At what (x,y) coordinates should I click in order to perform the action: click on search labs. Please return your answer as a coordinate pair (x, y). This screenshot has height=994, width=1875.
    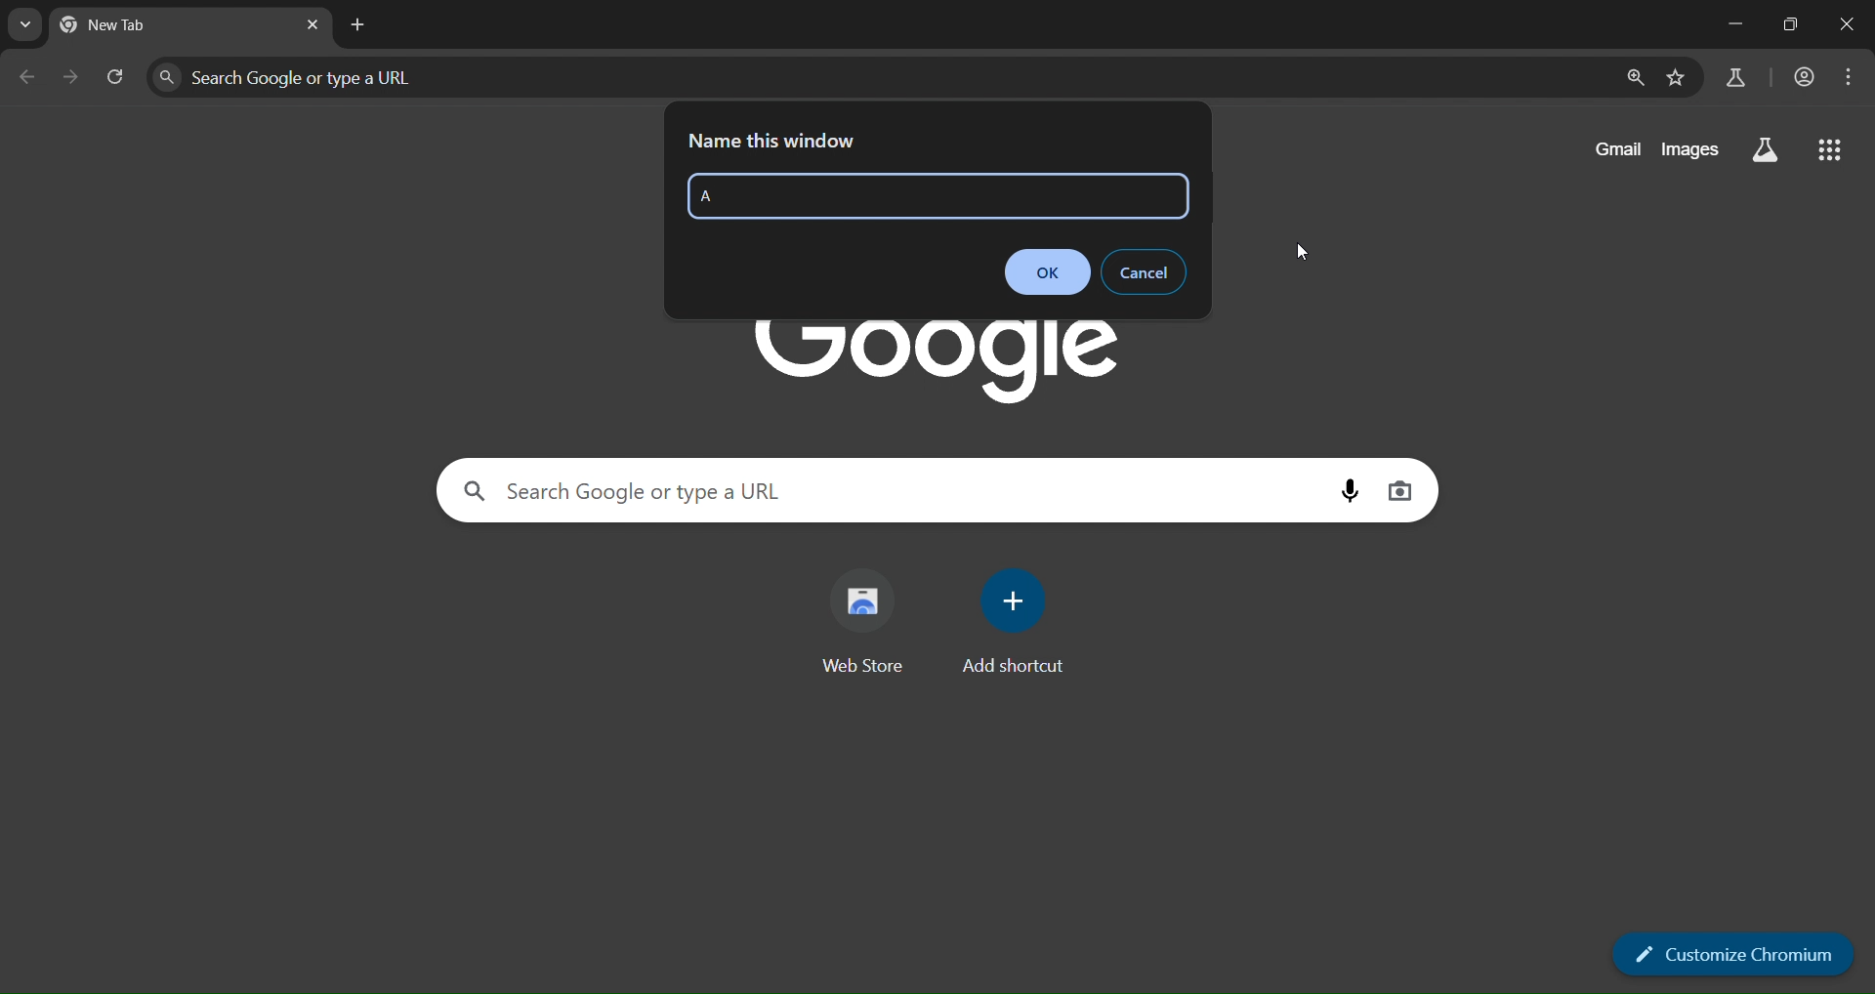
    Looking at the image, I should click on (1764, 146).